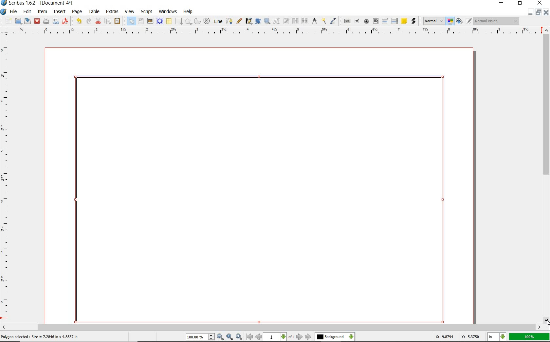 The image size is (550, 342). What do you see at coordinates (464, 22) in the screenshot?
I see `preview mode` at bounding box center [464, 22].